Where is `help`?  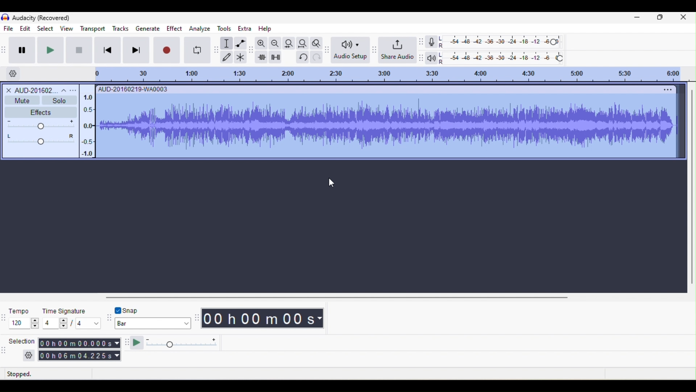
help is located at coordinates (264, 29).